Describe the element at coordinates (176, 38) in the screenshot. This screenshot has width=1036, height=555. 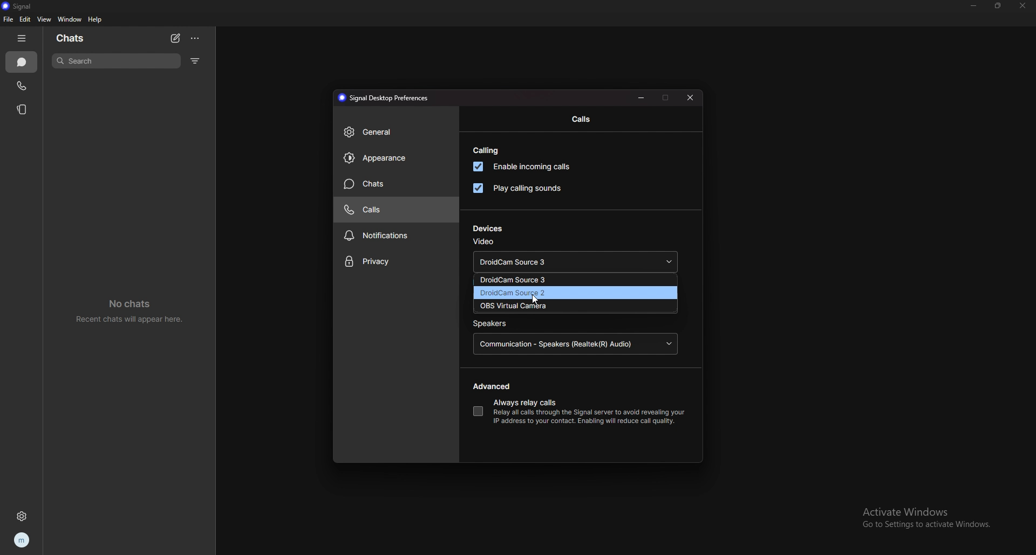
I see `new chat` at that location.